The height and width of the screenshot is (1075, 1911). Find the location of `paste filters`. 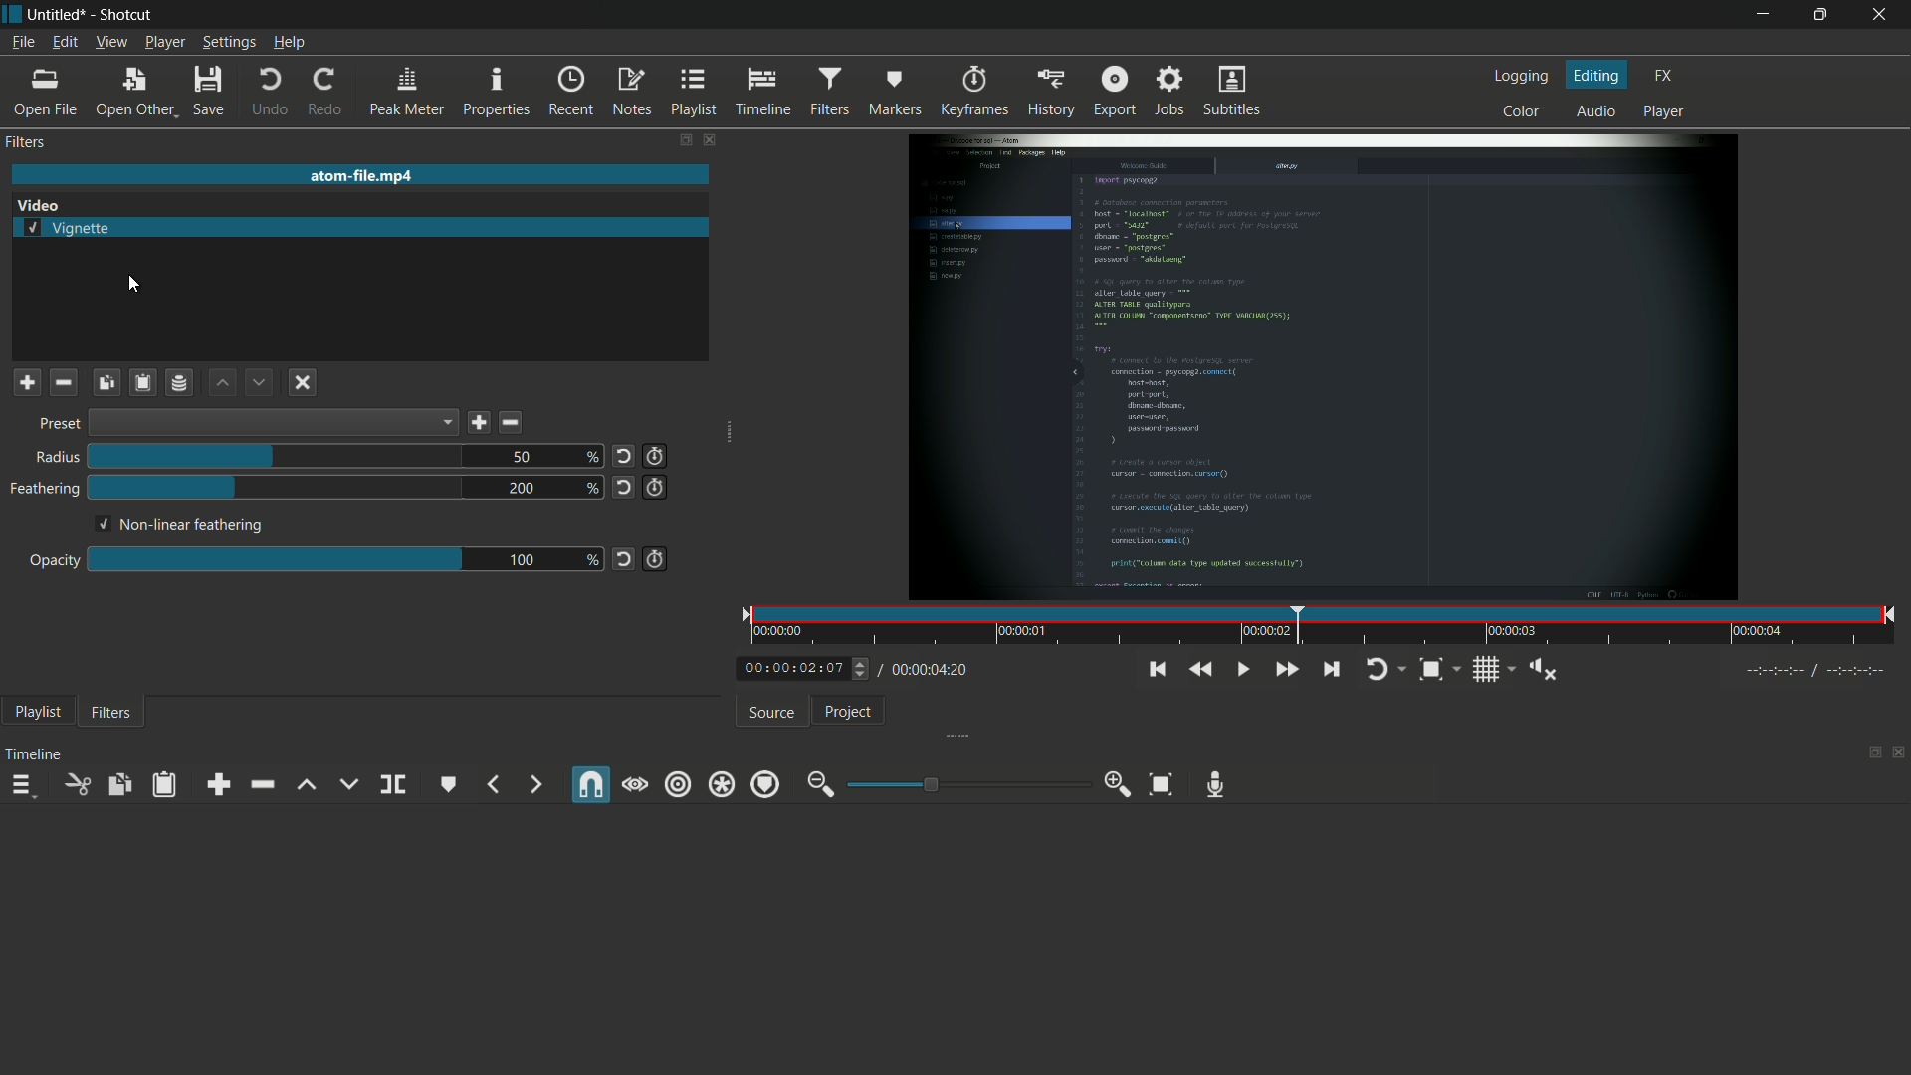

paste filters is located at coordinates (143, 383).